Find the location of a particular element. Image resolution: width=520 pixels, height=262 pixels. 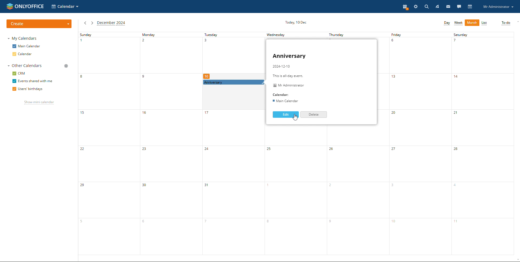

show mini calendar is located at coordinates (38, 103).